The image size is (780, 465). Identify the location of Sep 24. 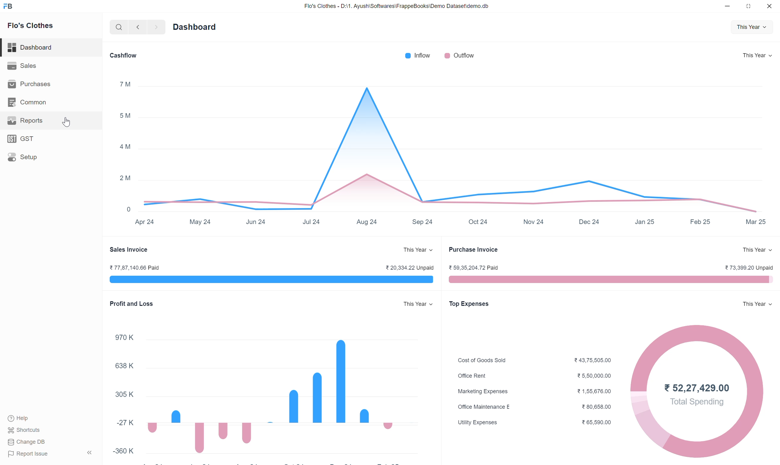
(423, 223).